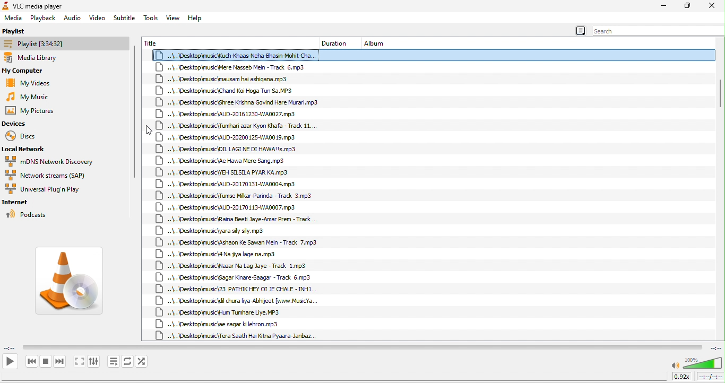  What do you see at coordinates (377, 43) in the screenshot?
I see `album` at bounding box center [377, 43].